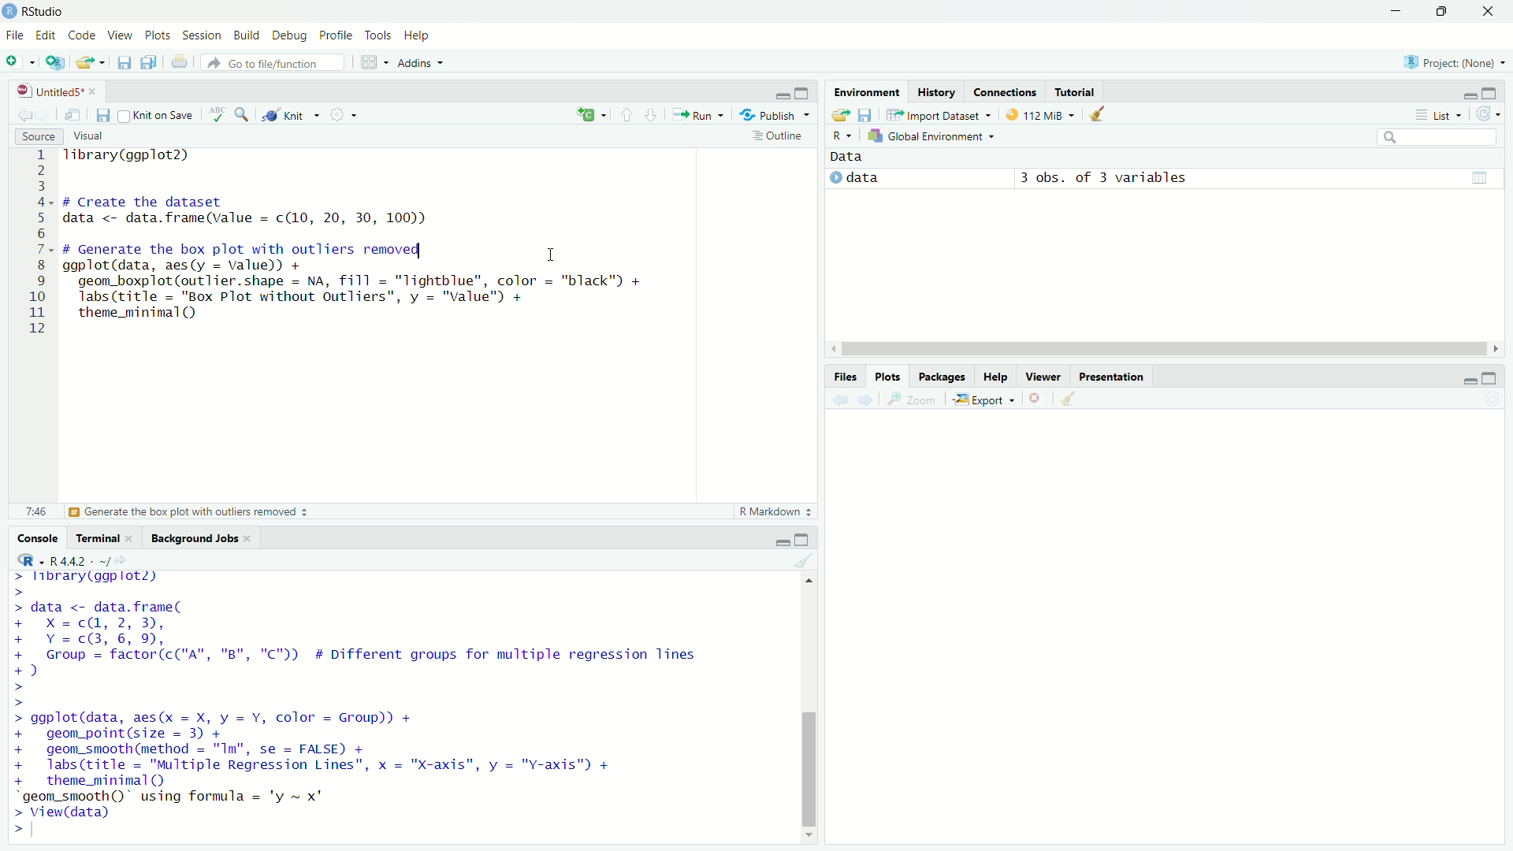 This screenshot has height=851, width=1513. Describe the element at coordinates (807, 537) in the screenshot. I see `maximise` at that location.